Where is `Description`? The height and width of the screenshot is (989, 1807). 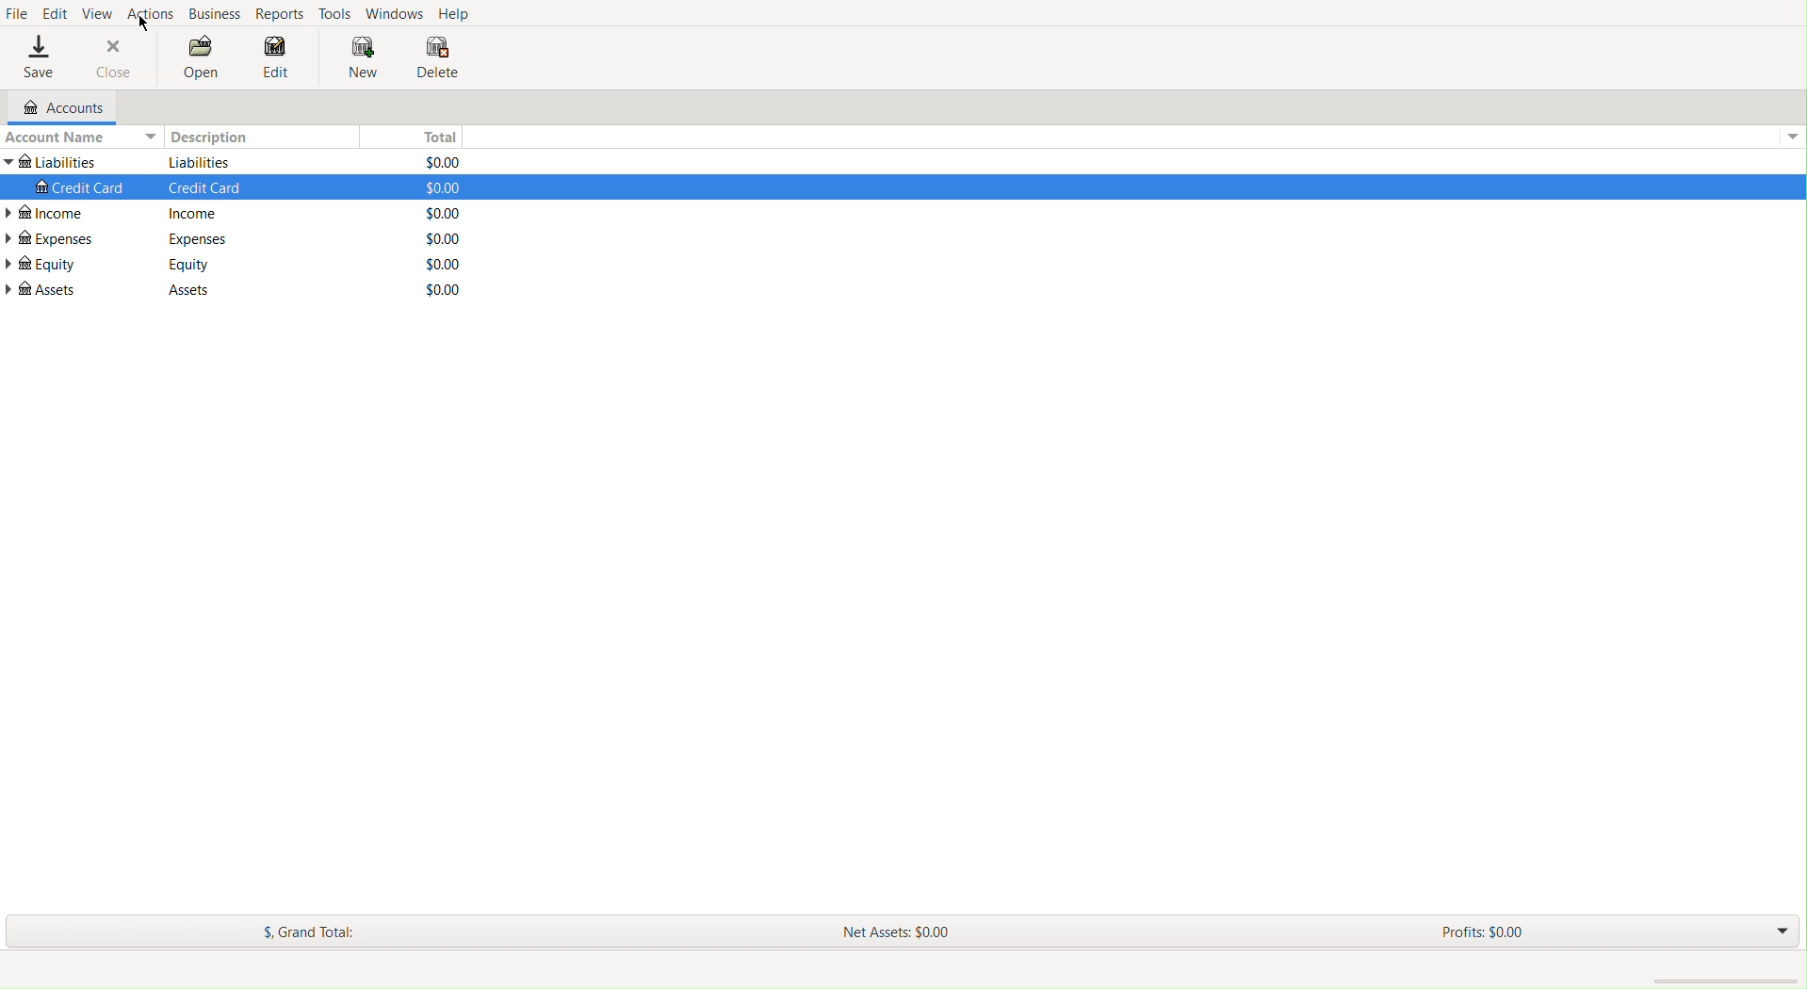
Description is located at coordinates (207, 186).